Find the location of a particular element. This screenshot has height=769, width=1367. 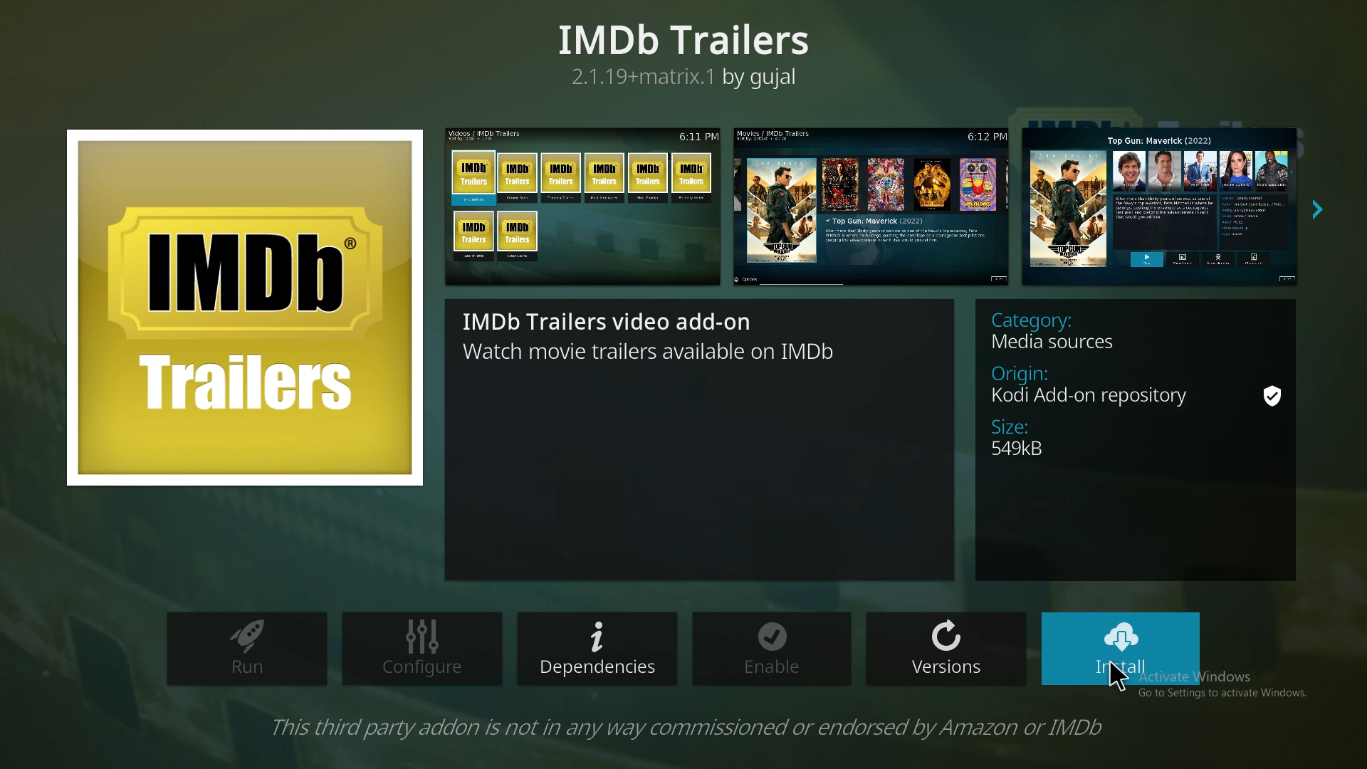

description is located at coordinates (664, 333).